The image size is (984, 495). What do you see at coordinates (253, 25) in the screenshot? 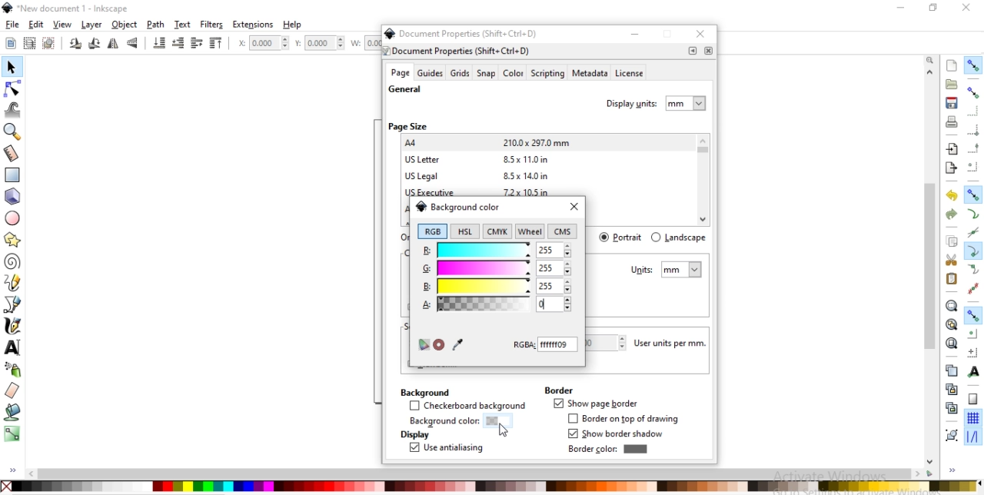
I see `extensions` at bounding box center [253, 25].